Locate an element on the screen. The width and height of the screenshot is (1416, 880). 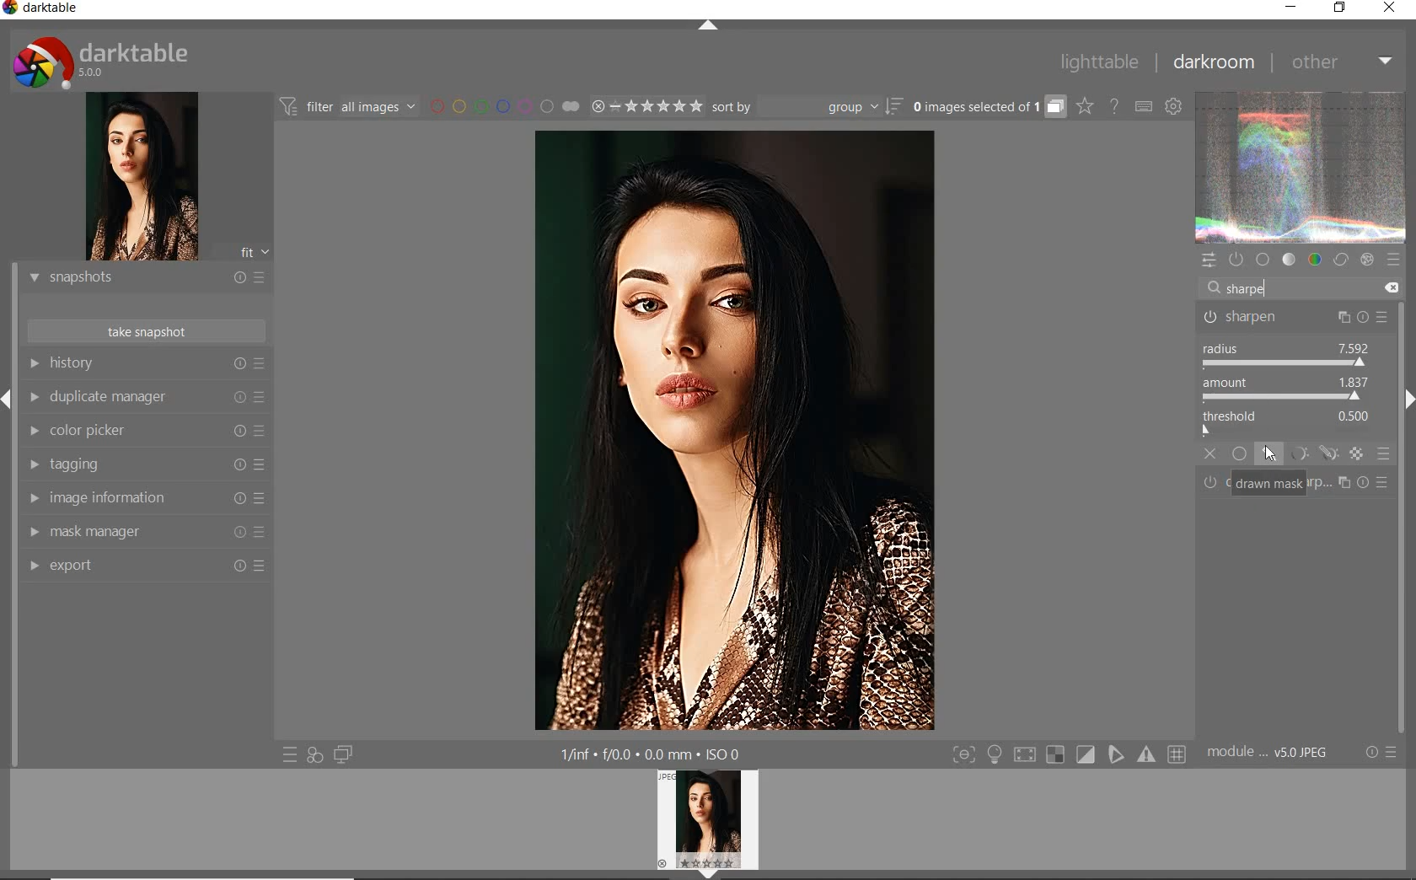
set keyboard shortcuts is located at coordinates (1142, 107).